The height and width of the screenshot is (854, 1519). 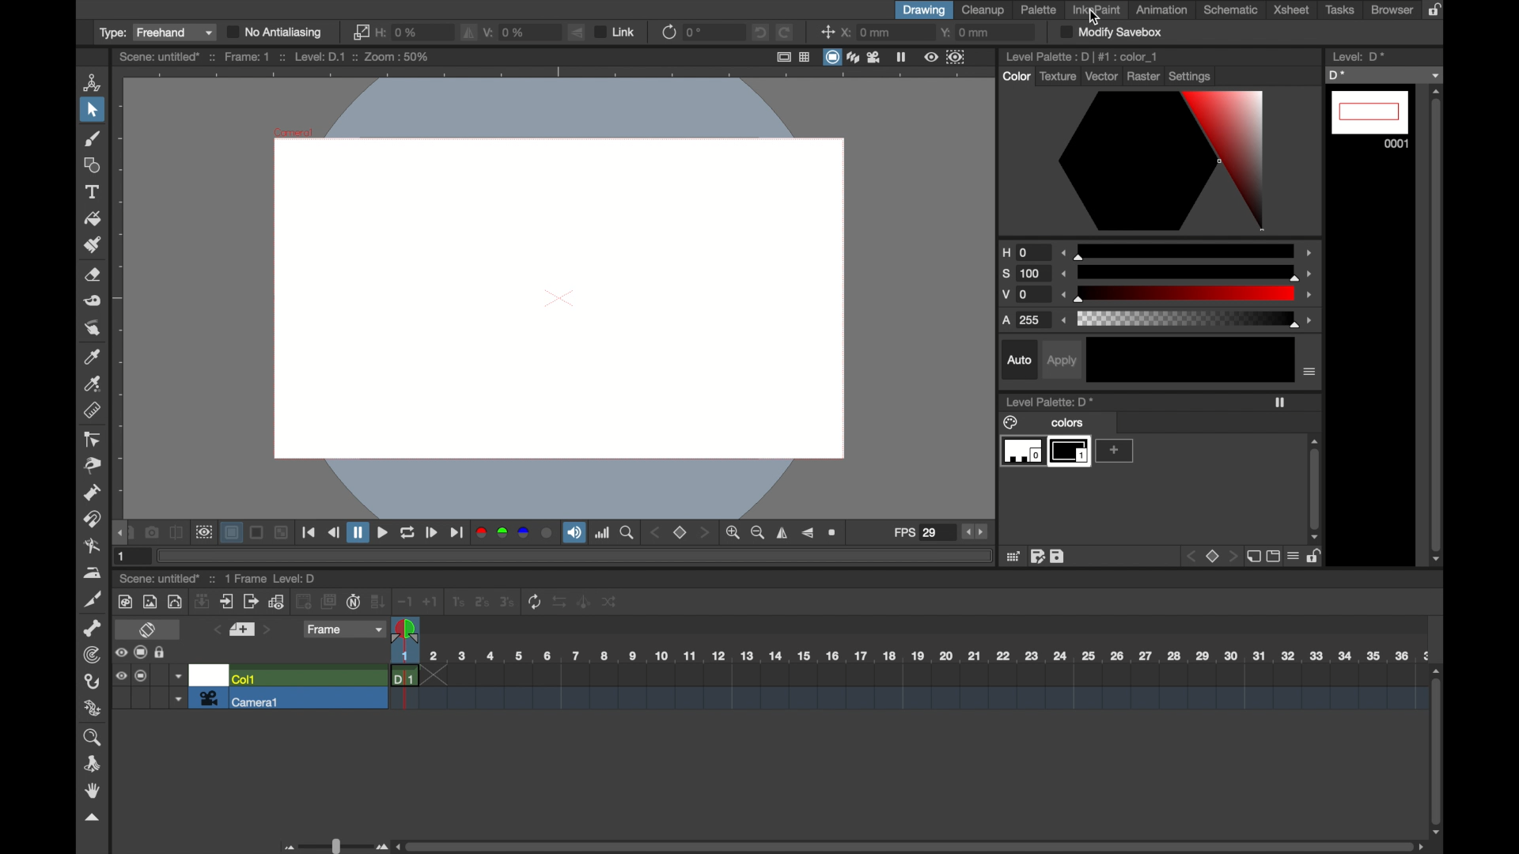 I want to click on scene: untitle* :: Frame: 1 :: Level: D.1 :: Zoom: 50%, so click(x=272, y=57).